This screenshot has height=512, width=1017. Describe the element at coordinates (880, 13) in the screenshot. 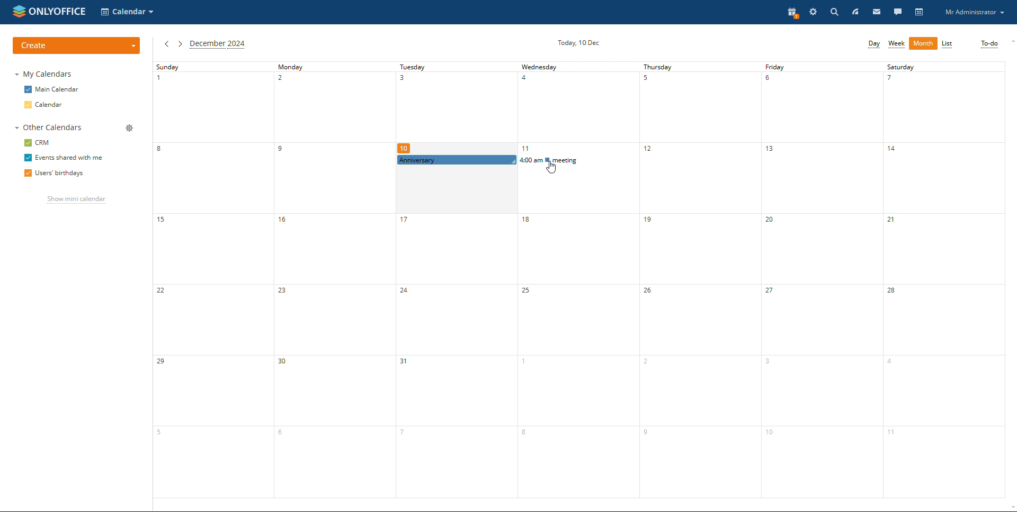

I see `mail` at that location.